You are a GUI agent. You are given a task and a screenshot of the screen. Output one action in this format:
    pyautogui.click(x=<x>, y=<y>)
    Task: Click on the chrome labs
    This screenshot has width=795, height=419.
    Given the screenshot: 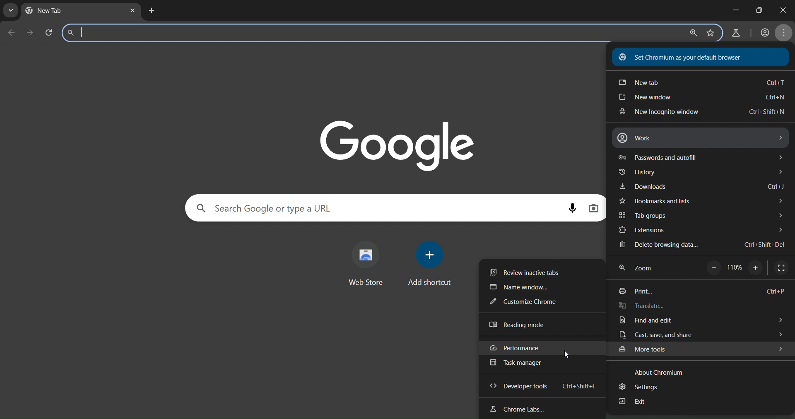 What is the action you would take?
    pyautogui.click(x=519, y=409)
    